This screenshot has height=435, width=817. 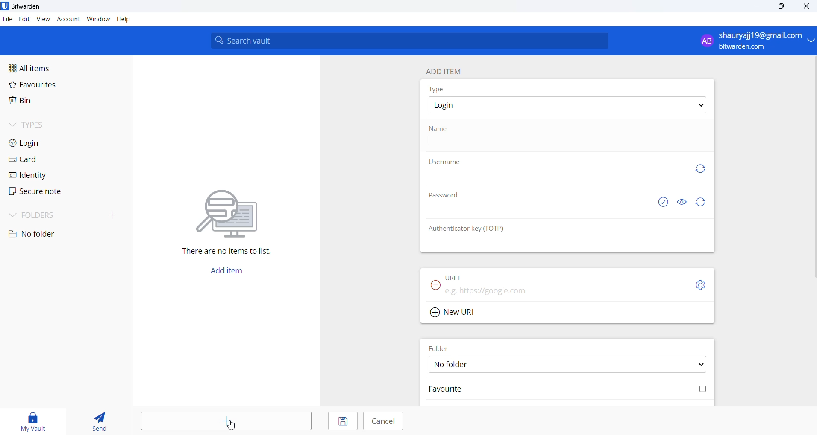 What do you see at coordinates (552, 180) in the screenshot?
I see `Username text box` at bounding box center [552, 180].